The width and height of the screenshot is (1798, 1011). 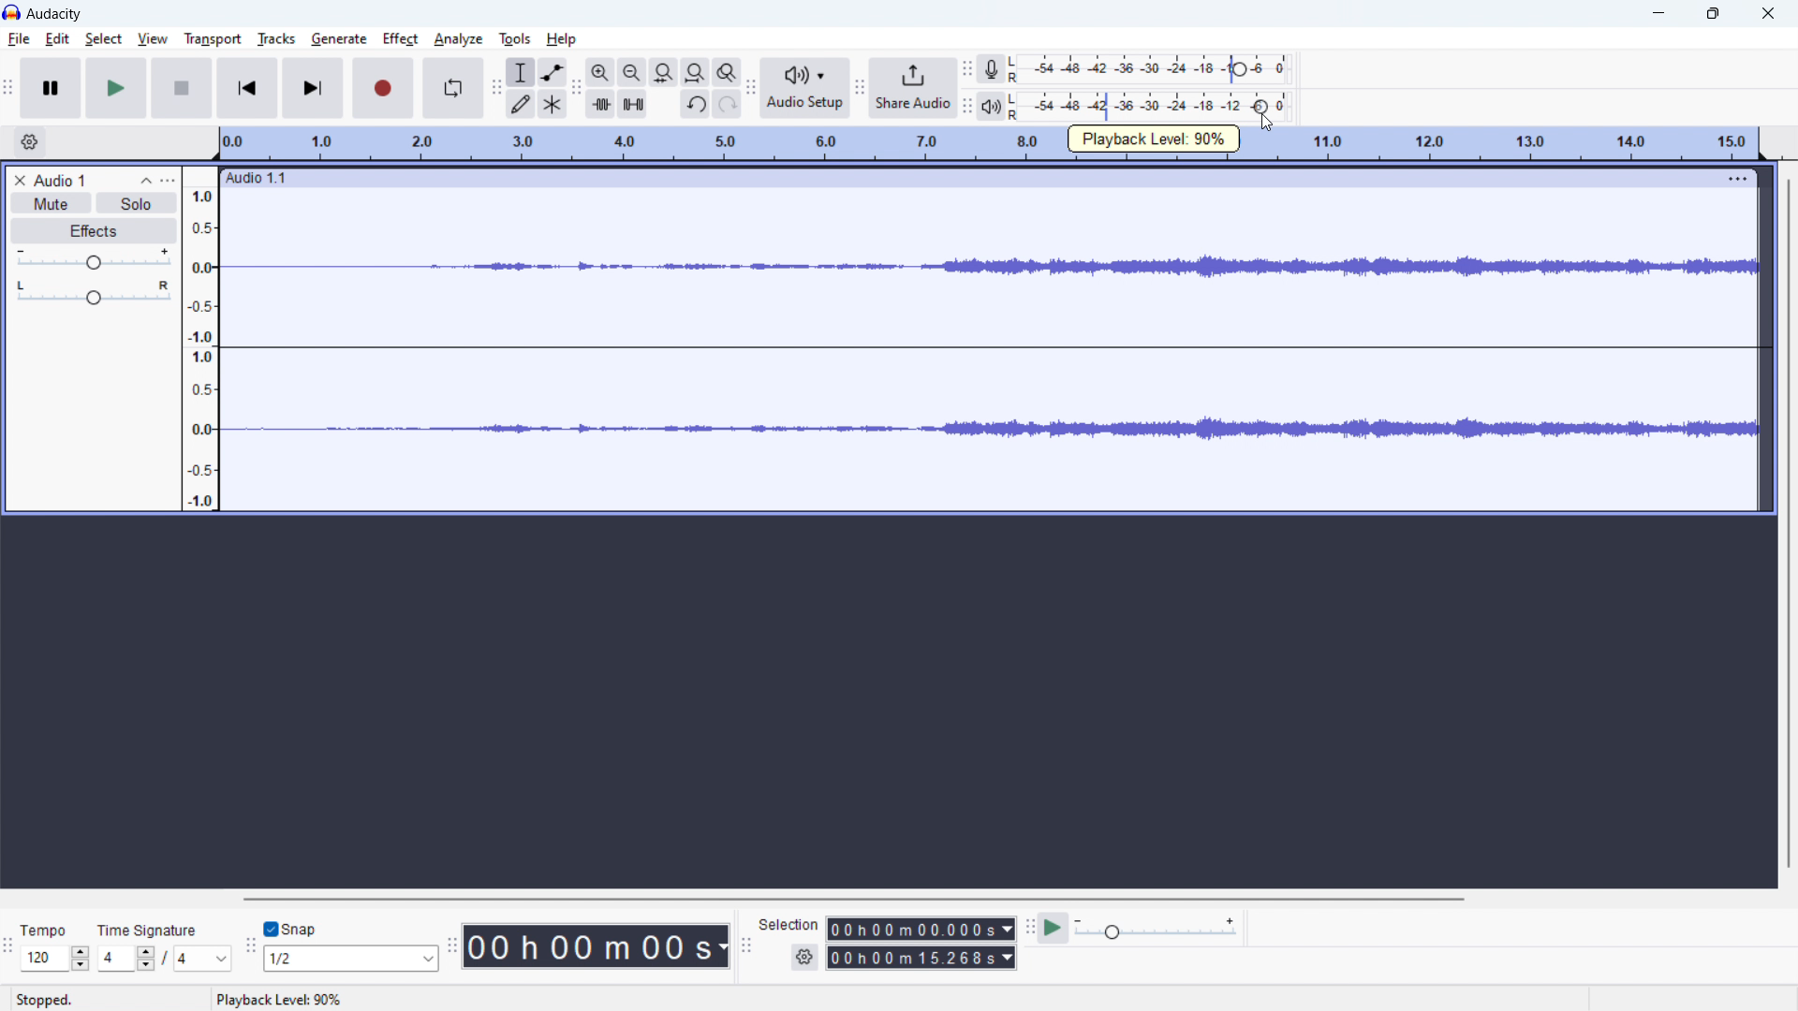 What do you see at coordinates (1029, 928) in the screenshot?
I see `play at speed toolbar` at bounding box center [1029, 928].